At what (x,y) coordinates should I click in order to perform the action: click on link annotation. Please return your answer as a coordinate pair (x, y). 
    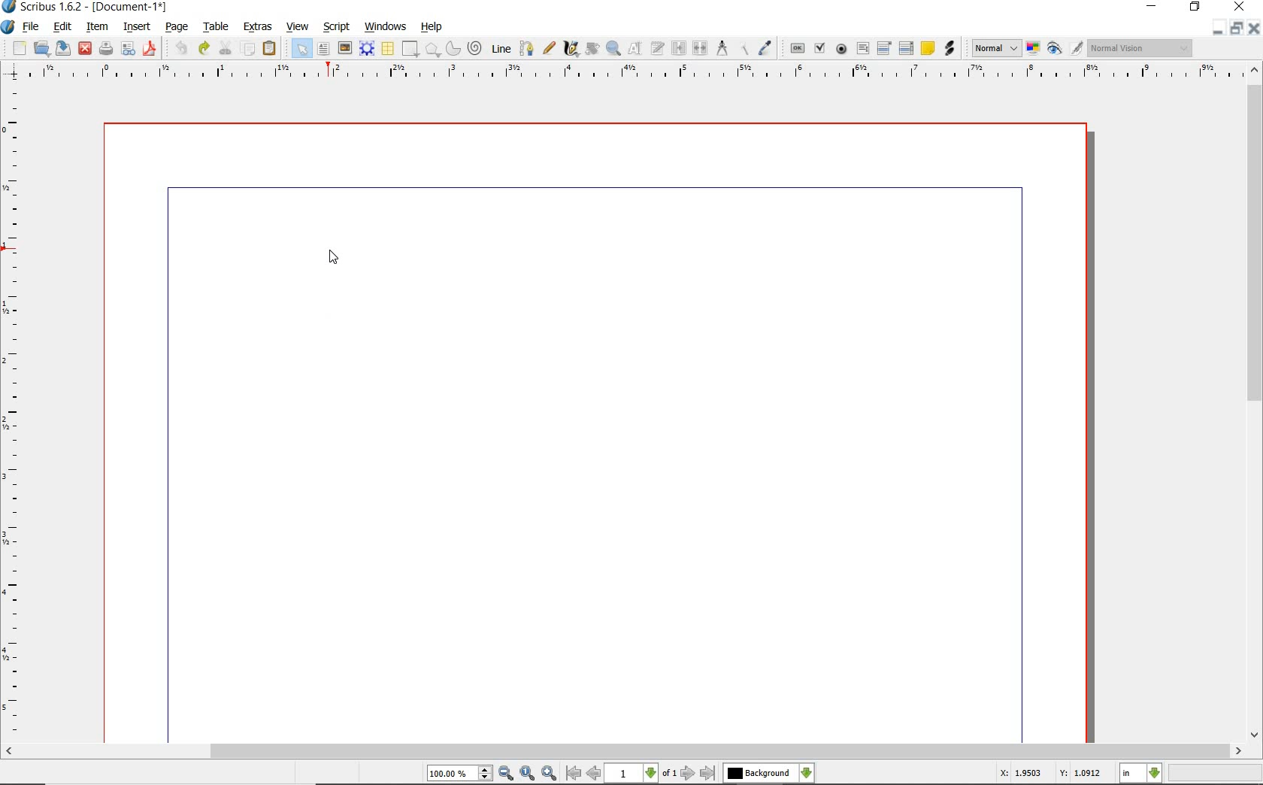
    Looking at the image, I should click on (949, 48).